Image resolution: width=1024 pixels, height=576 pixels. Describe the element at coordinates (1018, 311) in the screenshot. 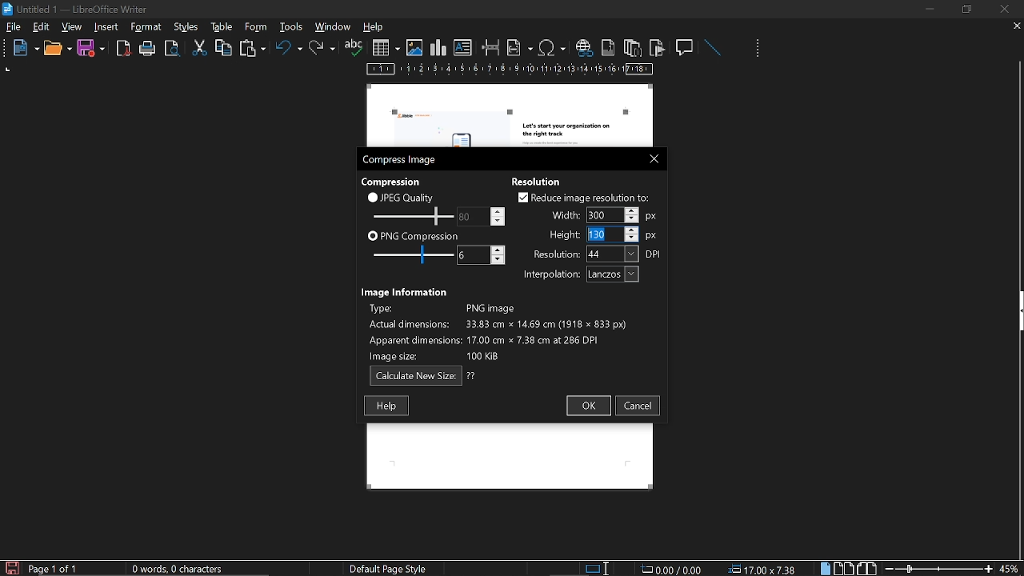

I see `side bar menu` at that location.